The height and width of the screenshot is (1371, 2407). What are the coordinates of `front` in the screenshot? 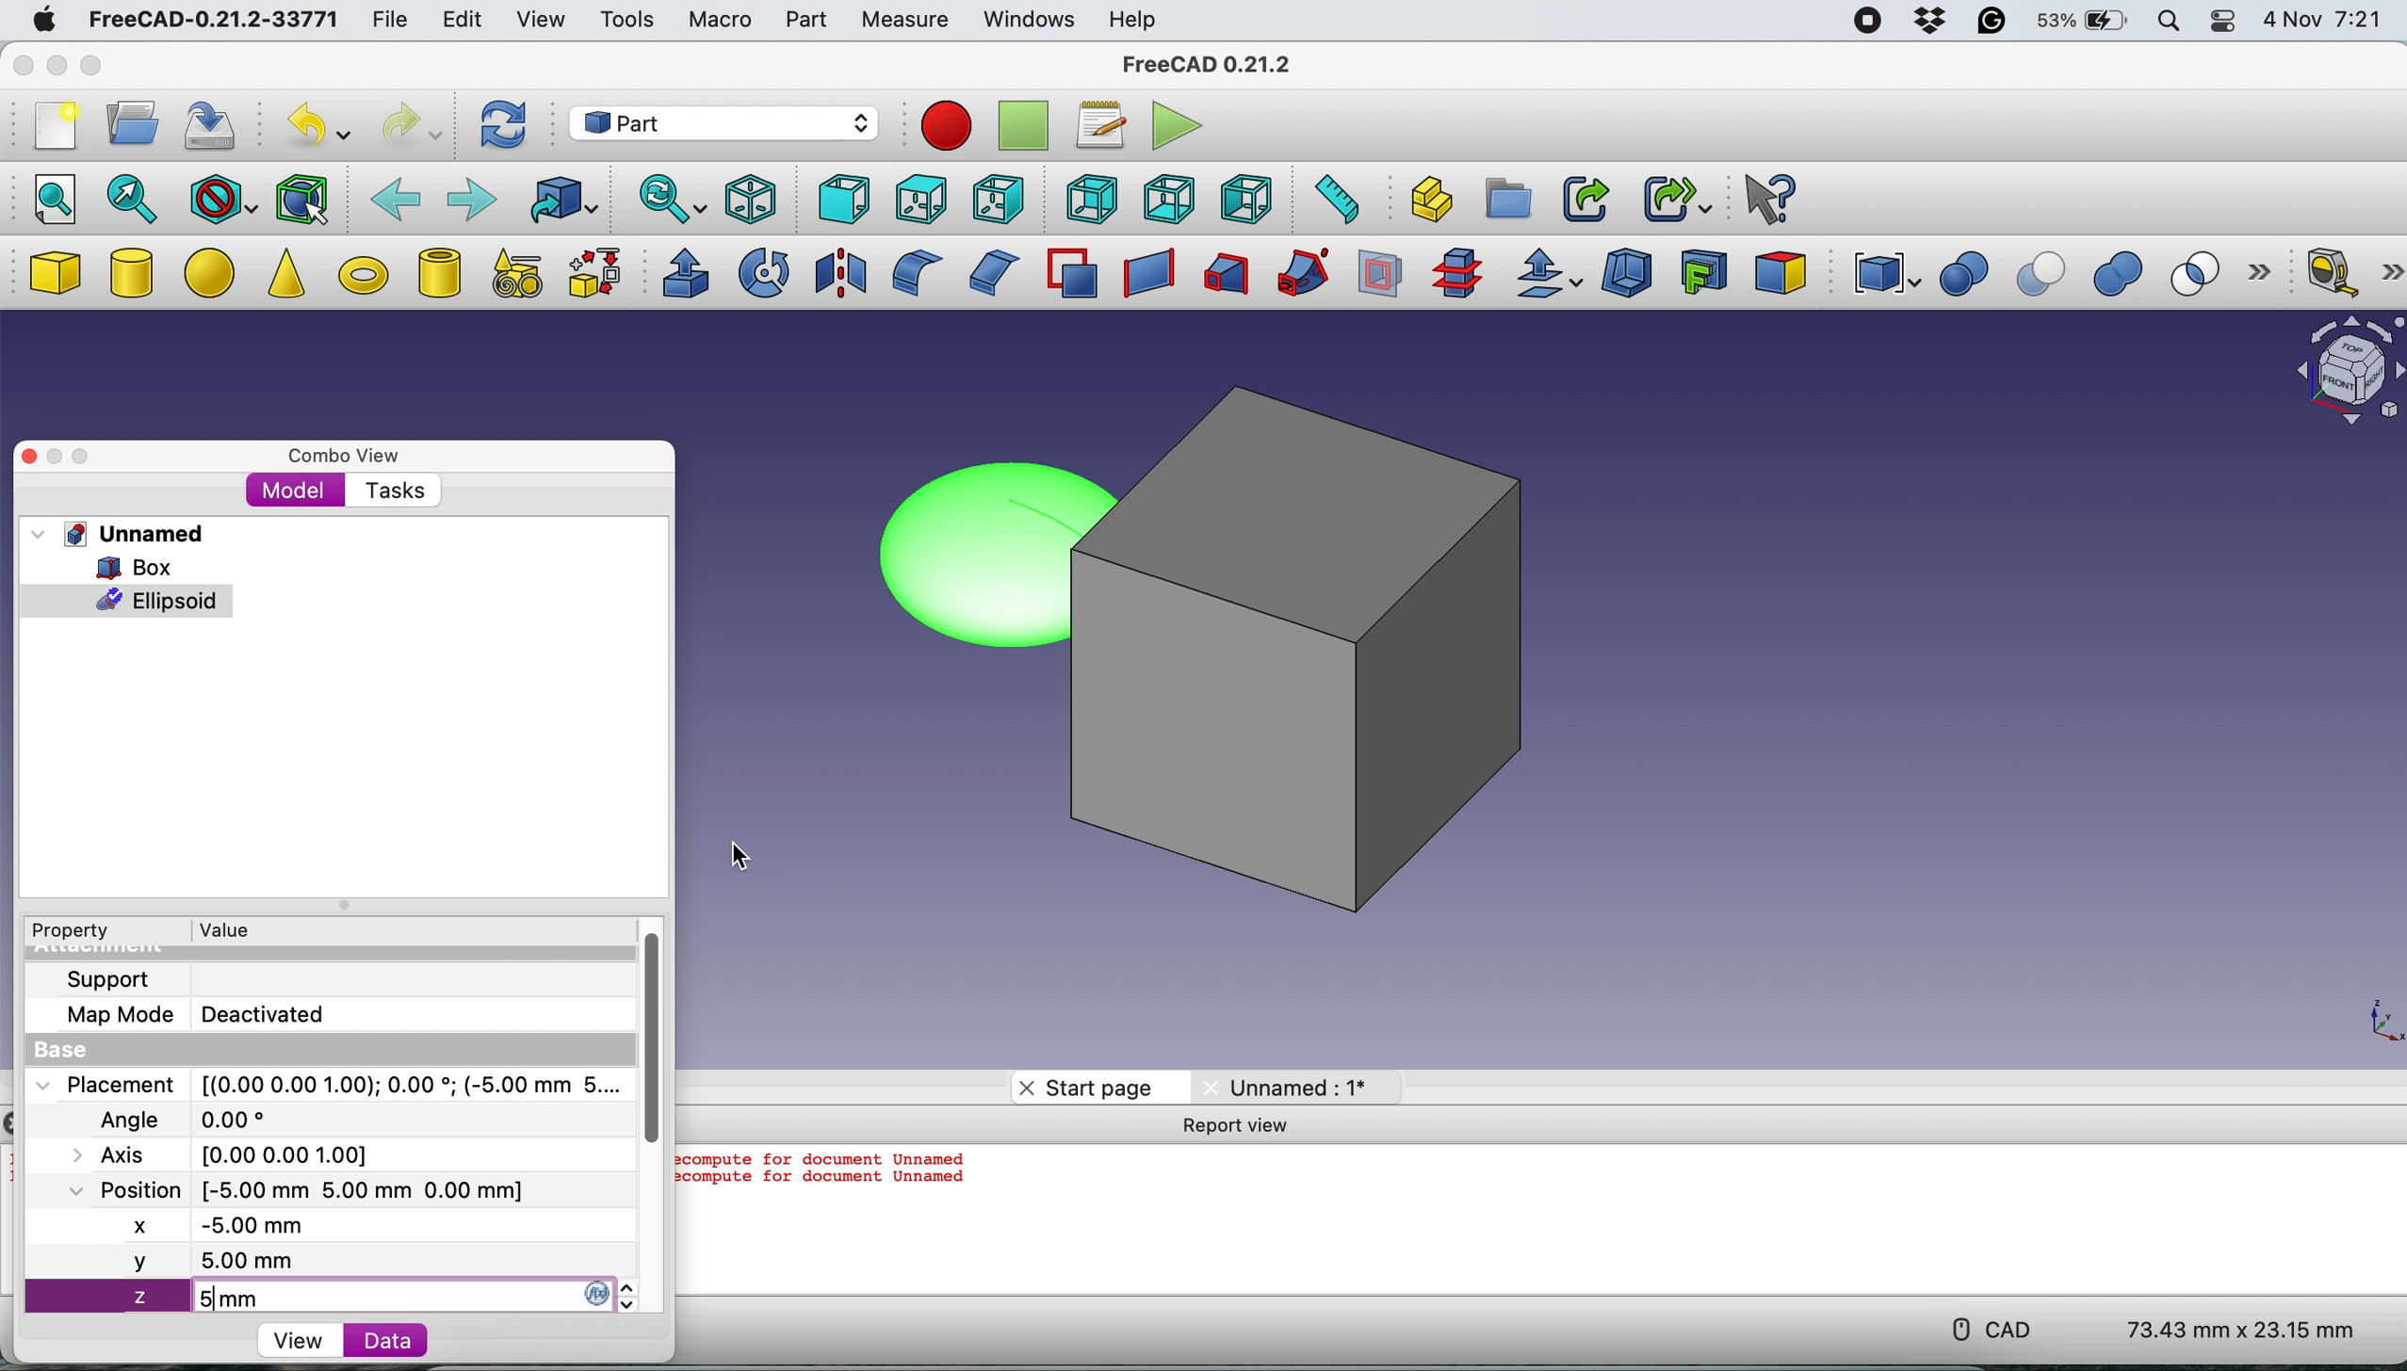 It's located at (839, 200).